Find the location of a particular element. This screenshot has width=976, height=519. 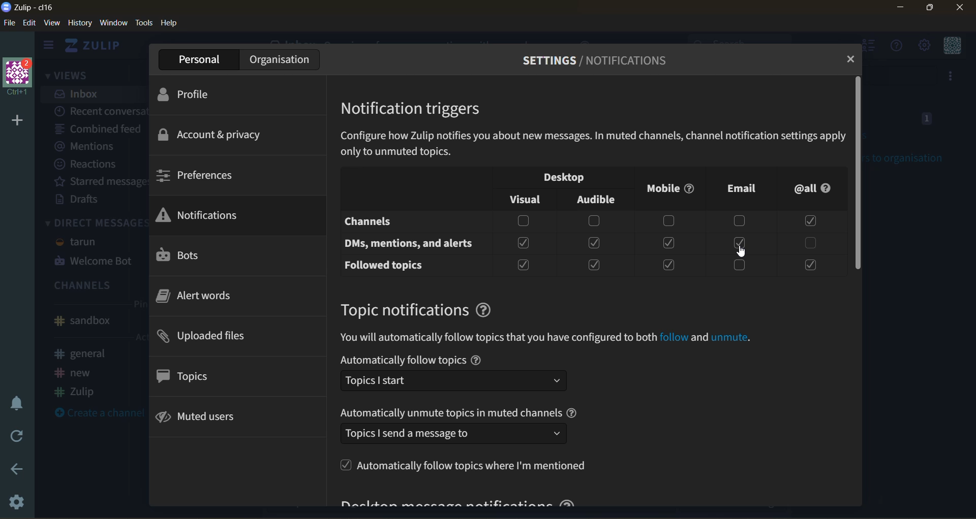

mobile is located at coordinates (671, 187).